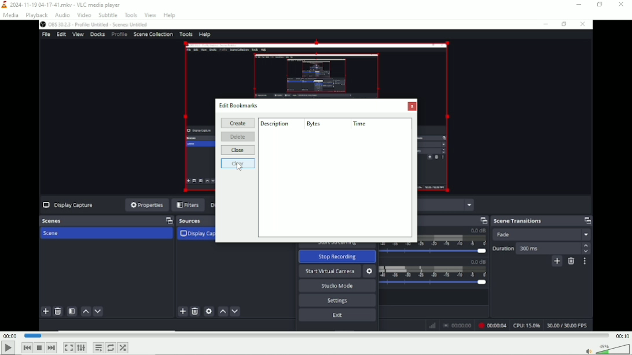 Image resolution: width=632 pixels, height=355 pixels. I want to click on Delete, so click(237, 137).